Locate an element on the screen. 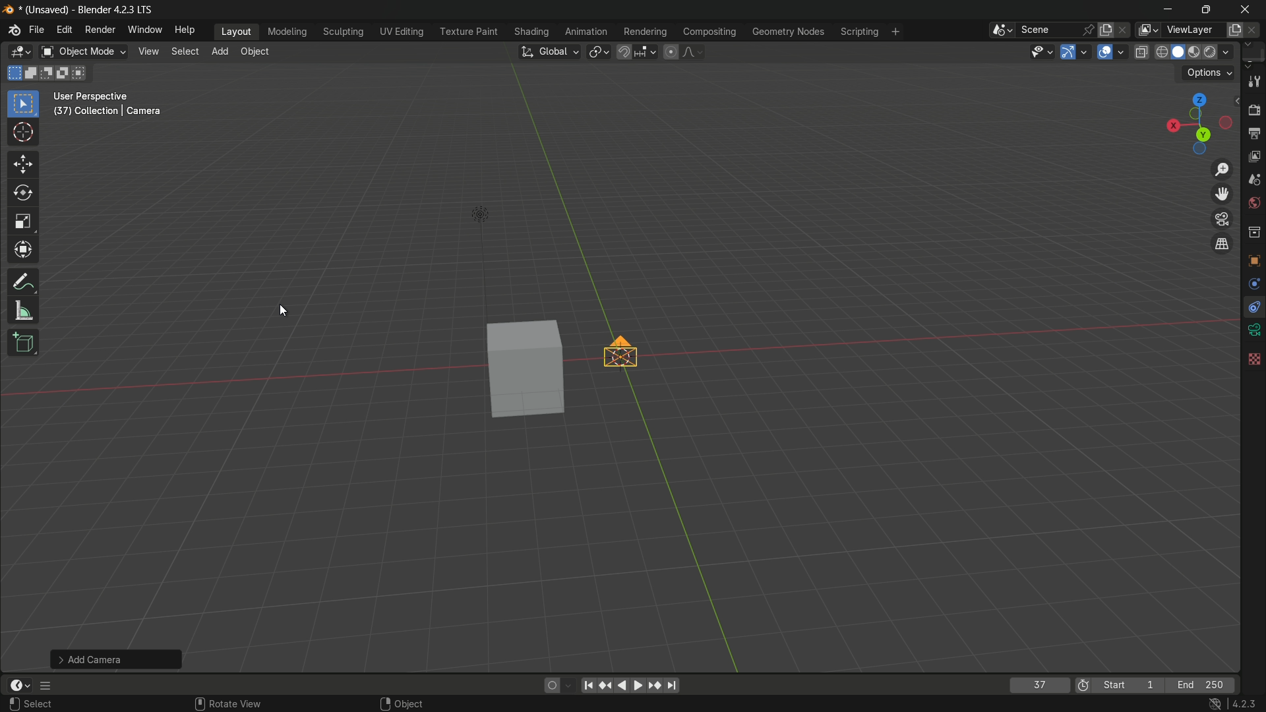  toggle the camera view is located at coordinates (1222, 218).